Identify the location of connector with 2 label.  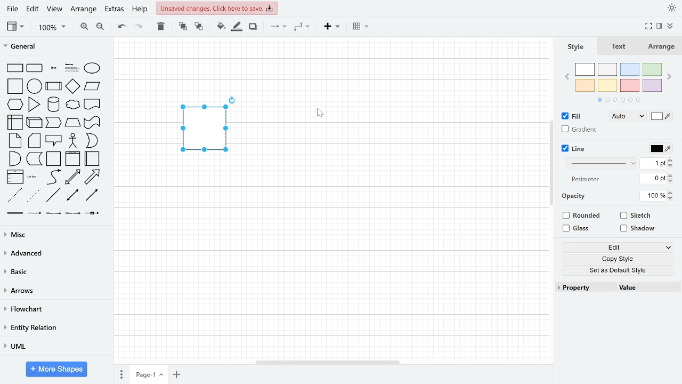
(54, 214).